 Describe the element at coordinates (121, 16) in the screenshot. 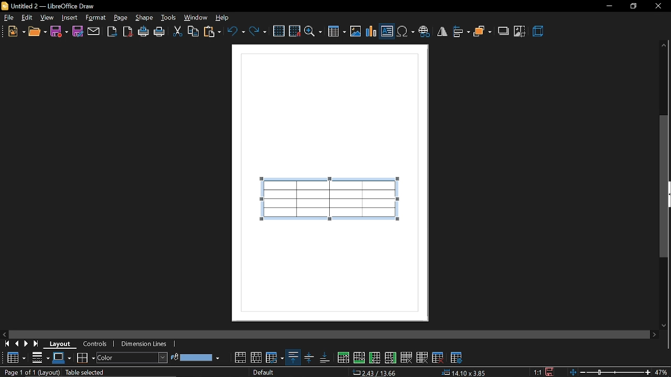

I see `page` at that location.